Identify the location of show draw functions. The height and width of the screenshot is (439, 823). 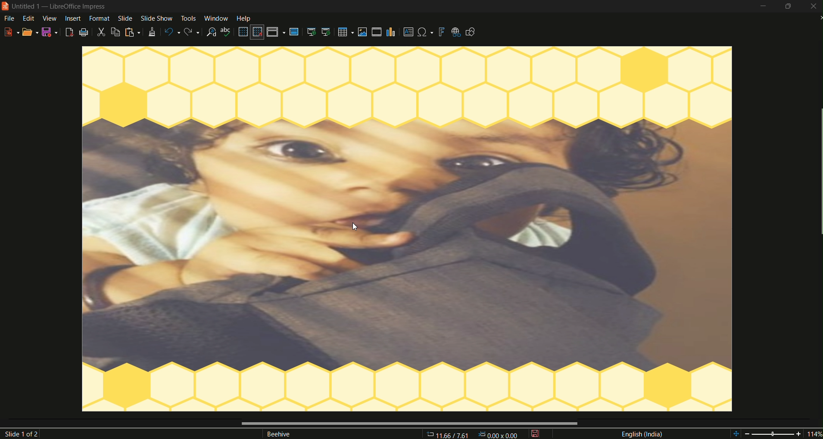
(471, 32).